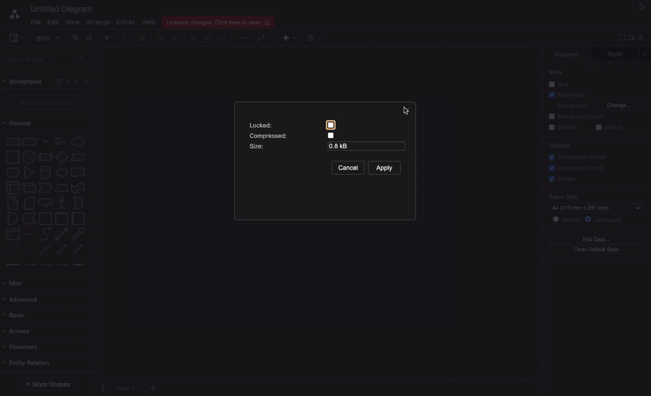  What do you see at coordinates (596, 239) in the screenshot?
I see `Edit data` at bounding box center [596, 239].